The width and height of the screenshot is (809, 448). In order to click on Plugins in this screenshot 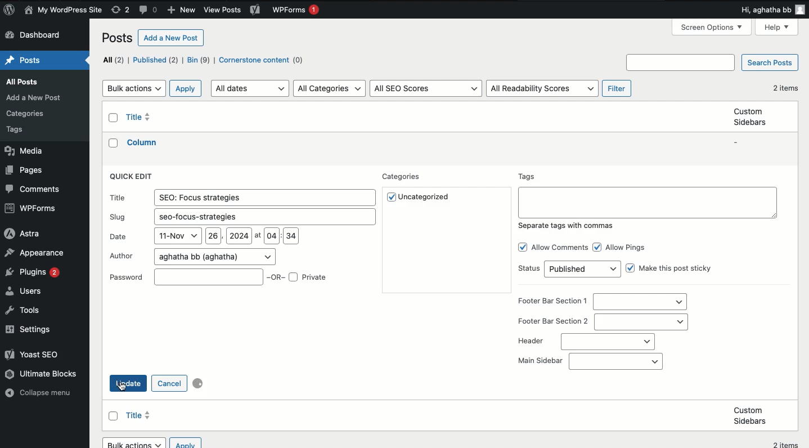, I will do `click(32, 272)`.